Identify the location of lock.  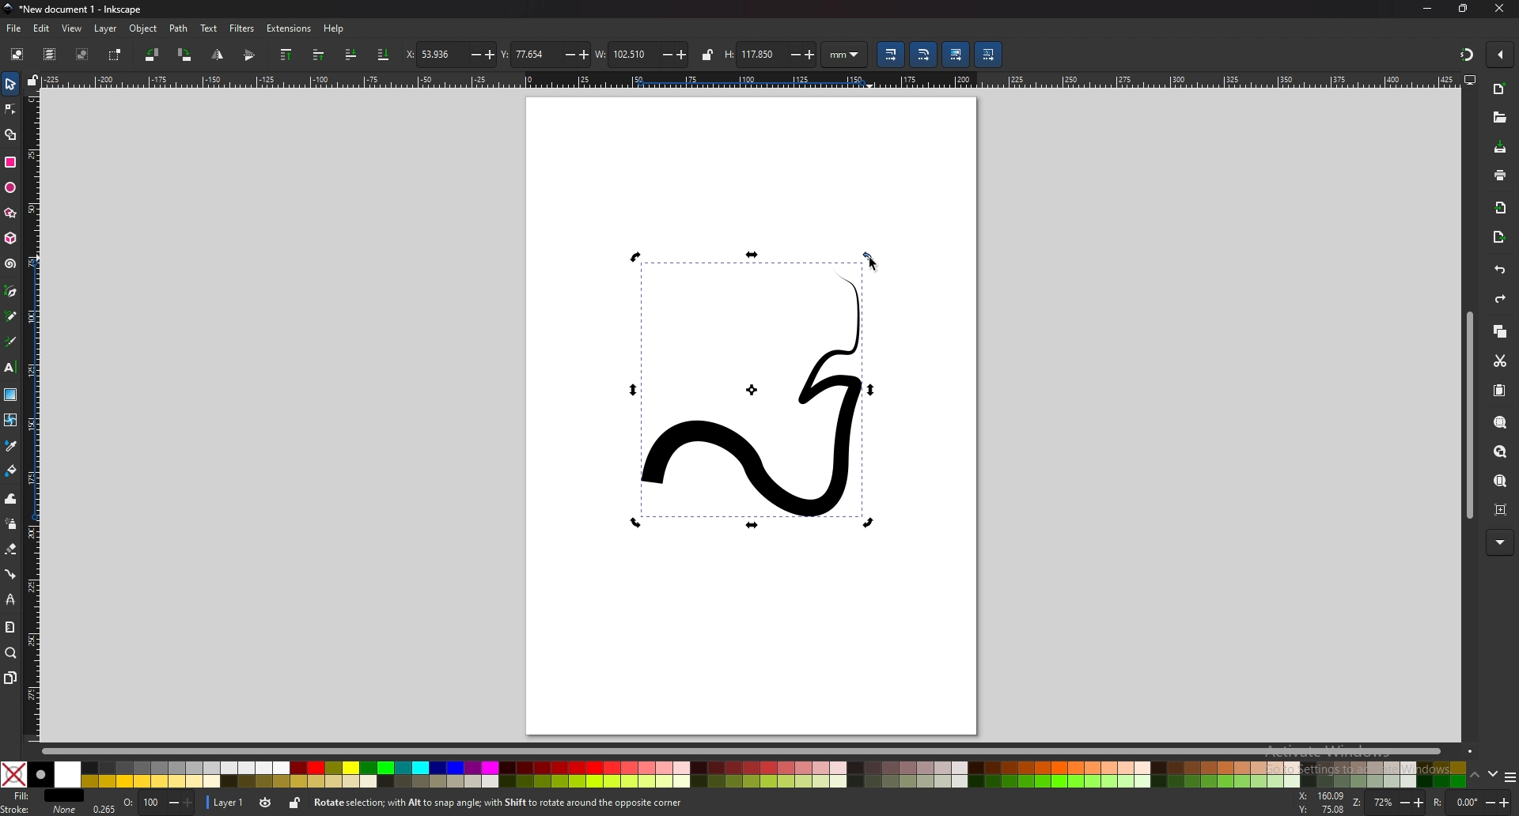
(294, 803).